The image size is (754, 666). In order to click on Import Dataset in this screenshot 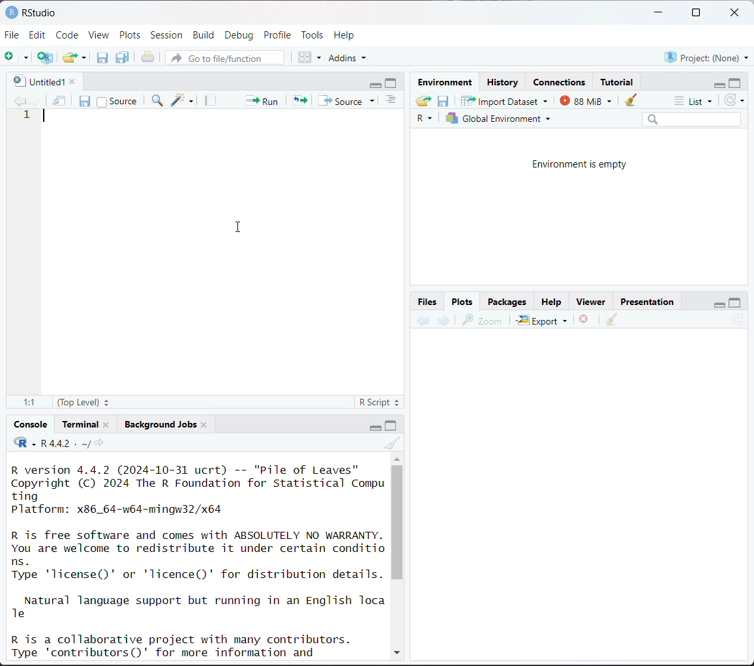, I will do `click(505, 100)`.